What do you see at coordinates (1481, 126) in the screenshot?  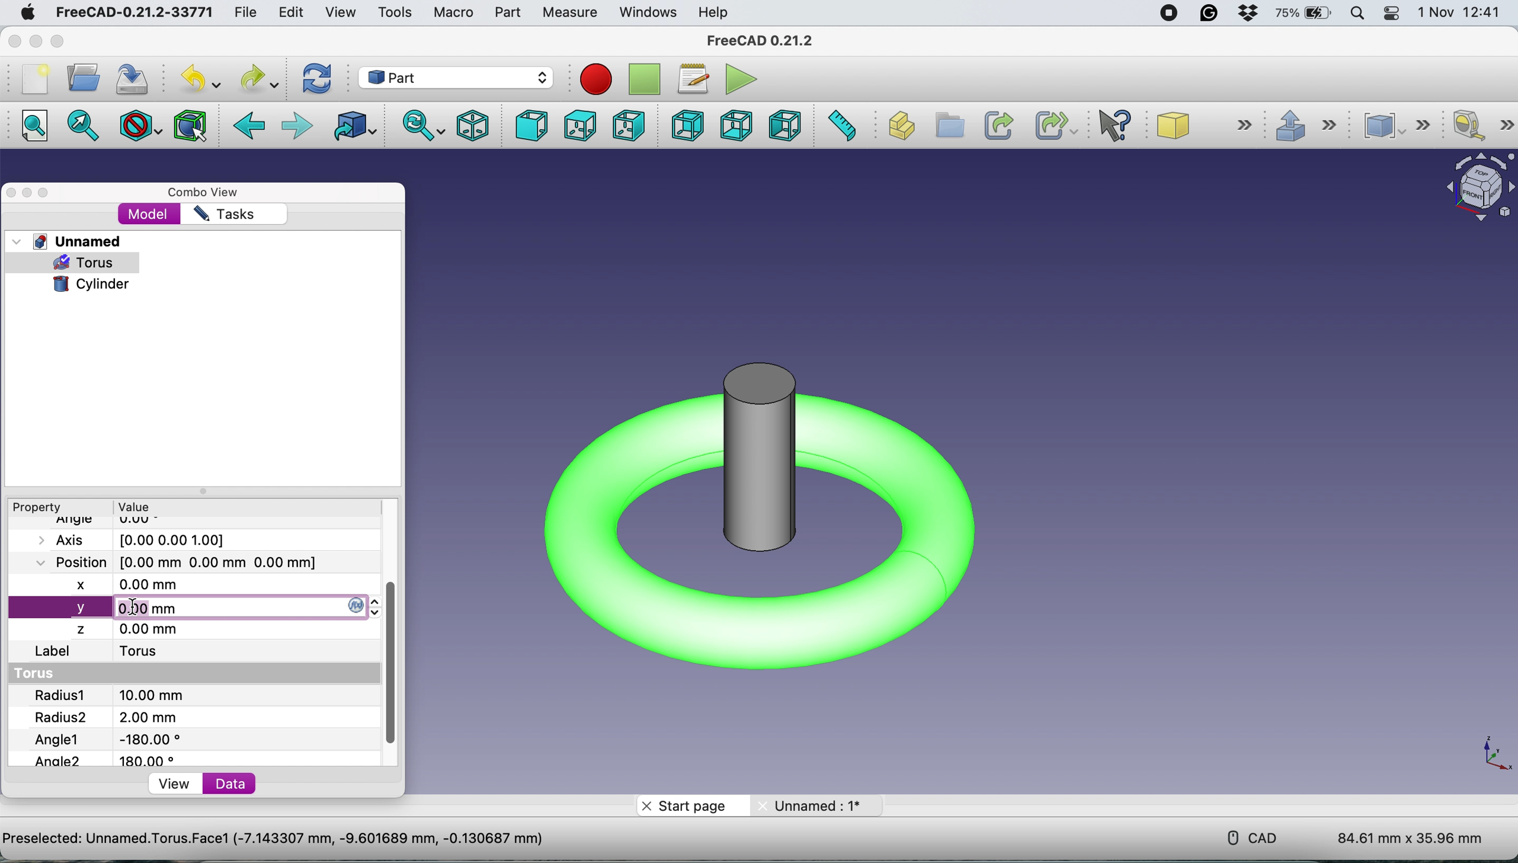 I see `measure linear` at bounding box center [1481, 126].